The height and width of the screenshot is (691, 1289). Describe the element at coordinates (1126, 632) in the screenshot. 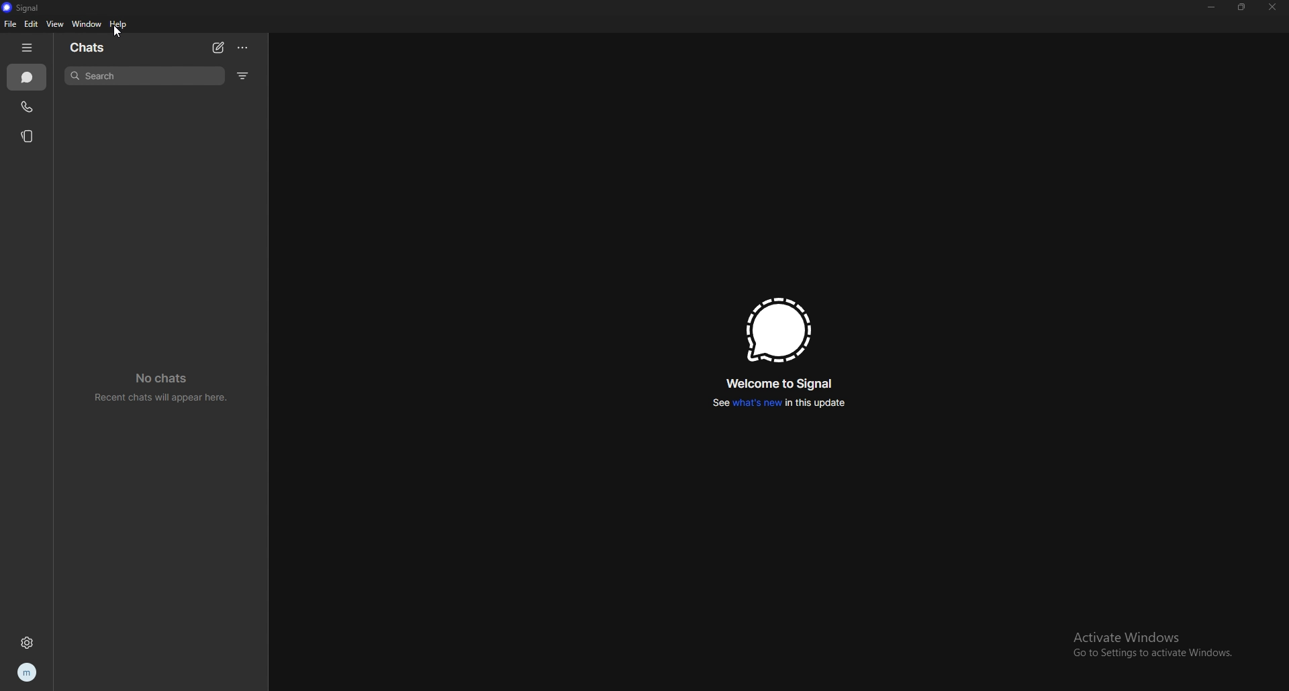

I see `Activate Windows` at that location.